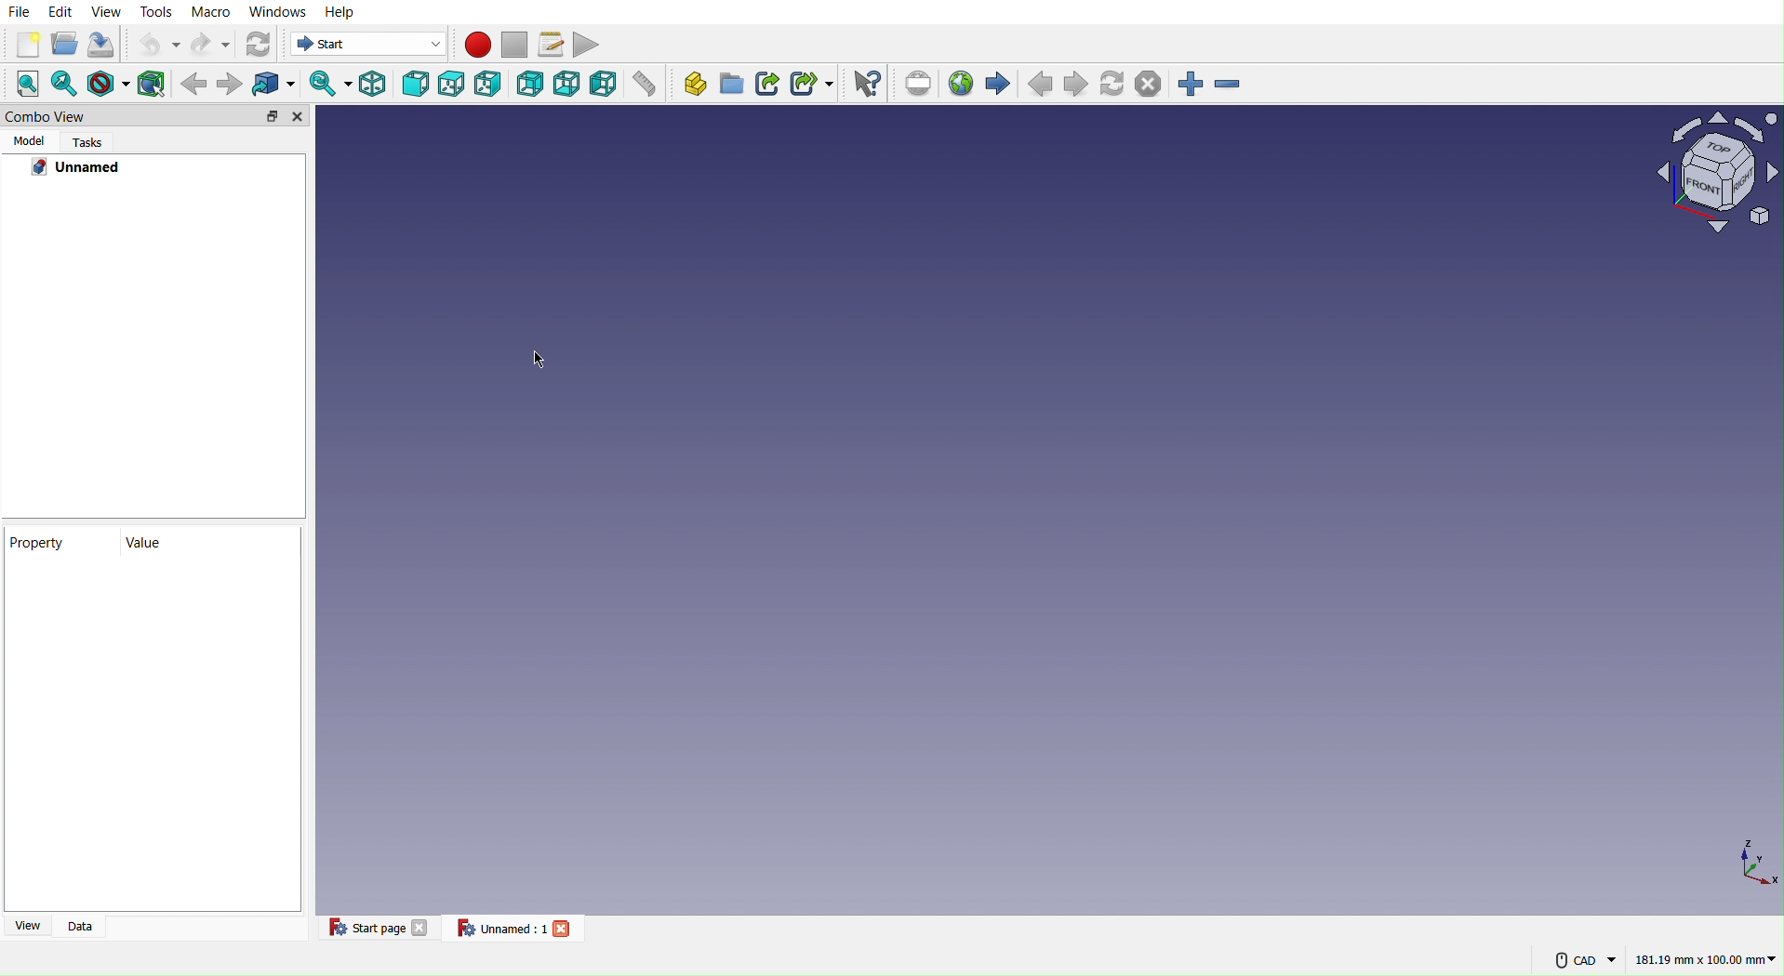 Image resolution: width=1784 pixels, height=976 pixels. Describe the element at coordinates (326, 82) in the screenshot. I see `Auto switch to the 3D view` at that location.